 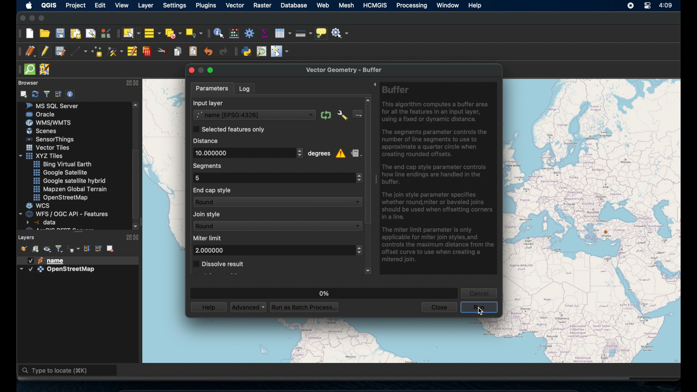 What do you see at coordinates (194, 32) in the screenshot?
I see `select by location` at bounding box center [194, 32].